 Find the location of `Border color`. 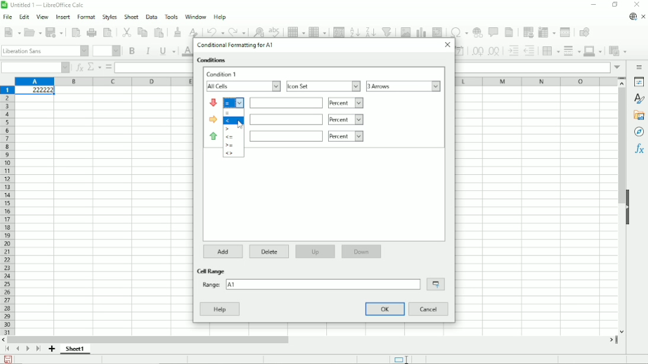

Border color is located at coordinates (594, 51).